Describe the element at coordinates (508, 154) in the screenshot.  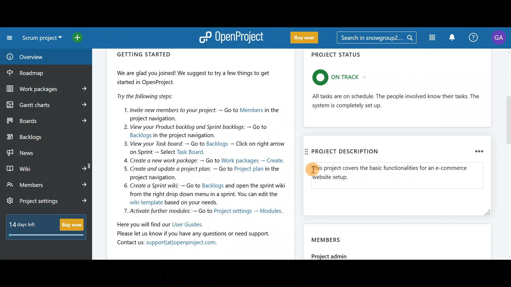
I see `scroll bar` at that location.